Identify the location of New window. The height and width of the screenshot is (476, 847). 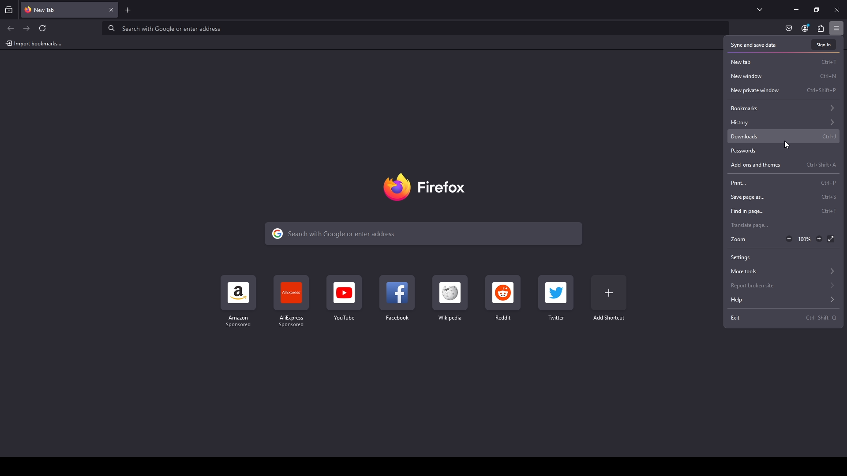
(783, 77).